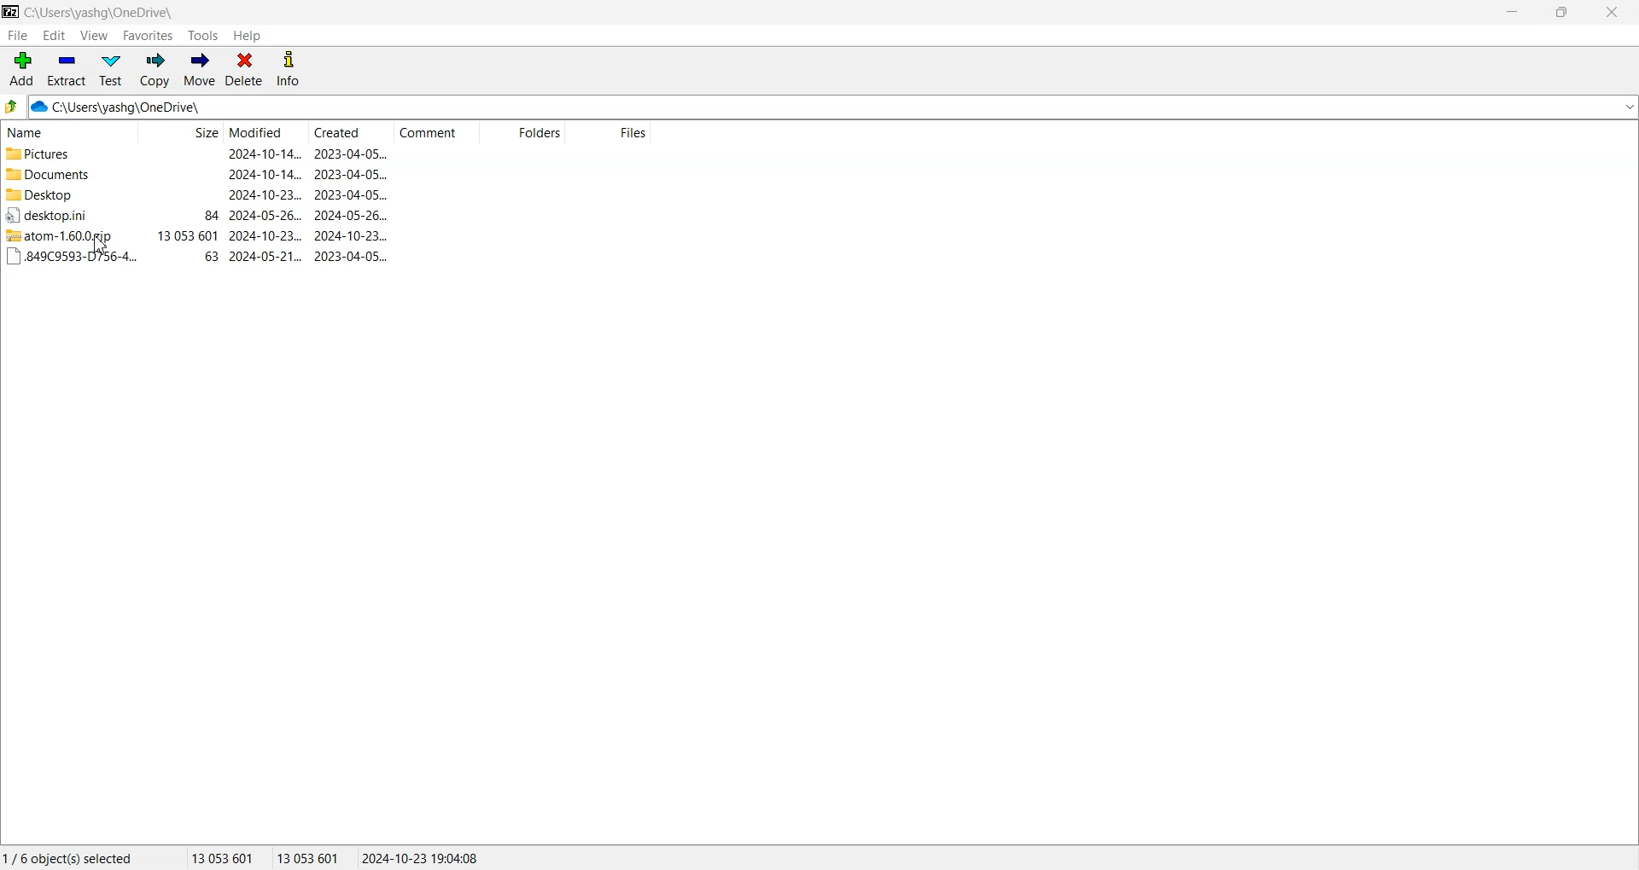 Image resolution: width=1639 pixels, height=870 pixels. I want to click on View, so click(93, 35).